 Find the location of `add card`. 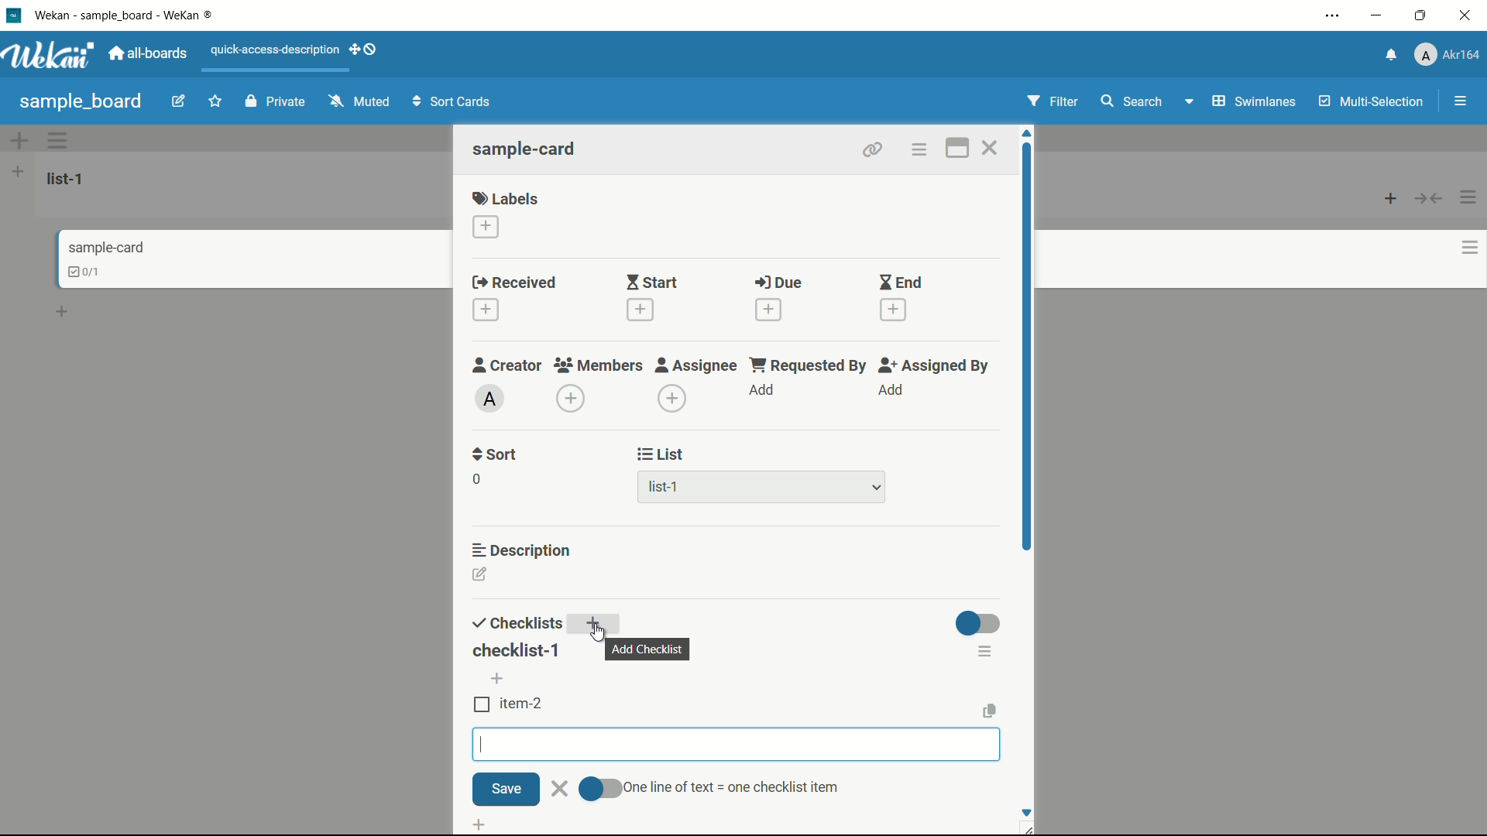

add card is located at coordinates (1391, 197).